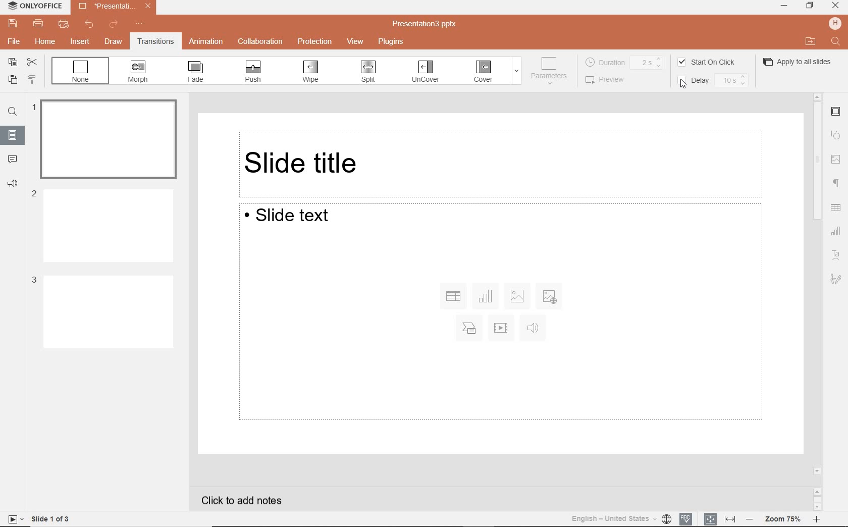 The width and height of the screenshot is (848, 527). What do you see at coordinates (836, 160) in the screenshot?
I see `navigation` at bounding box center [836, 160].